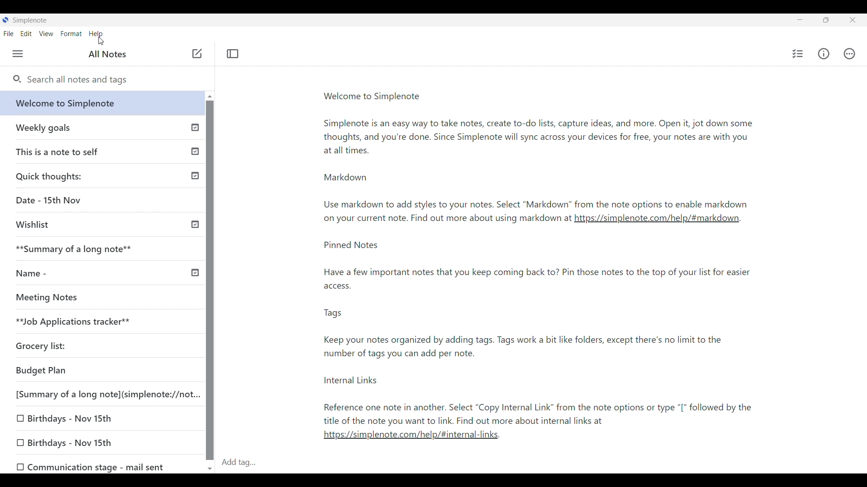  Describe the element at coordinates (191, 175) in the screenshot. I see `Published` at that location.